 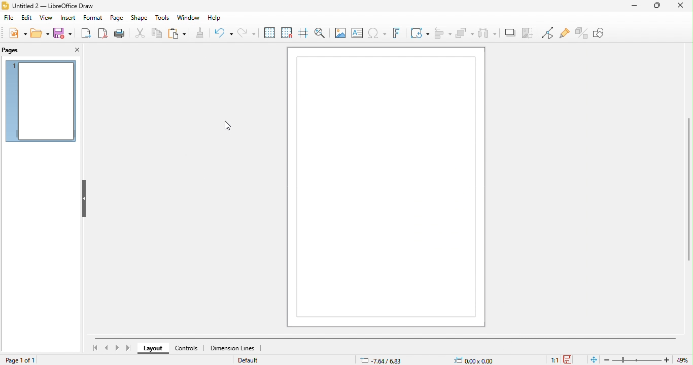 What do you see at coordinates (487, 33) in the screenshot?
I see `select atleast 3 objects to attributes` at bounding box center [487, 33].